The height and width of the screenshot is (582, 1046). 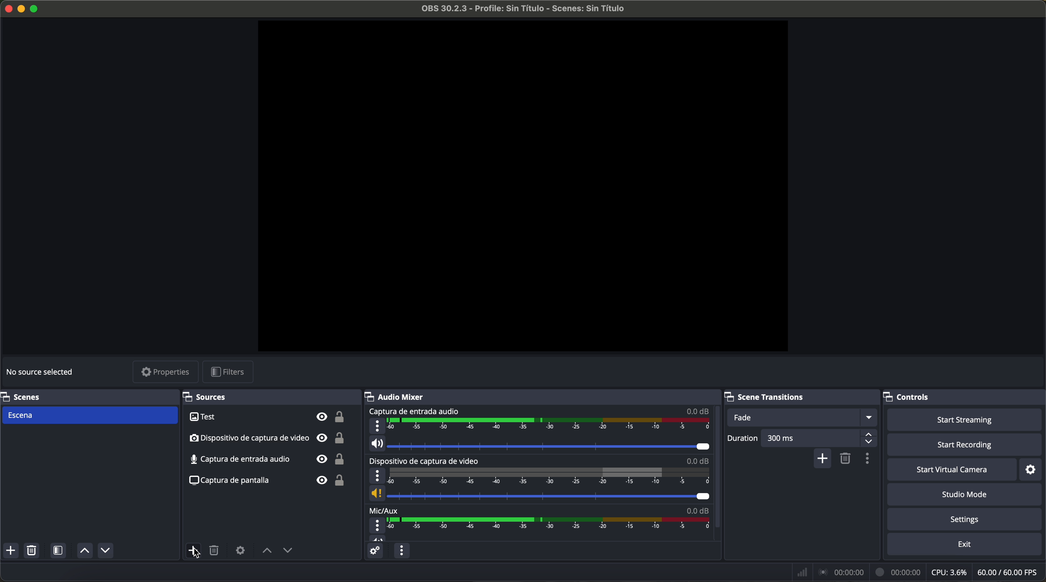 What do you see at coordinates (374, 550) in the screenshot?
I see `advanced audio properties` at bounding box center [374, 550].